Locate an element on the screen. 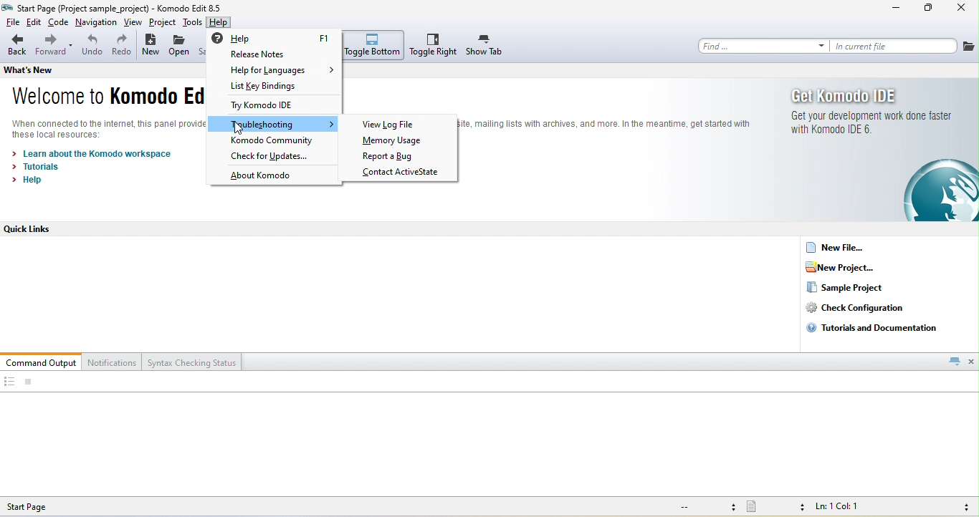  new project is located at coordinates (849, 267).